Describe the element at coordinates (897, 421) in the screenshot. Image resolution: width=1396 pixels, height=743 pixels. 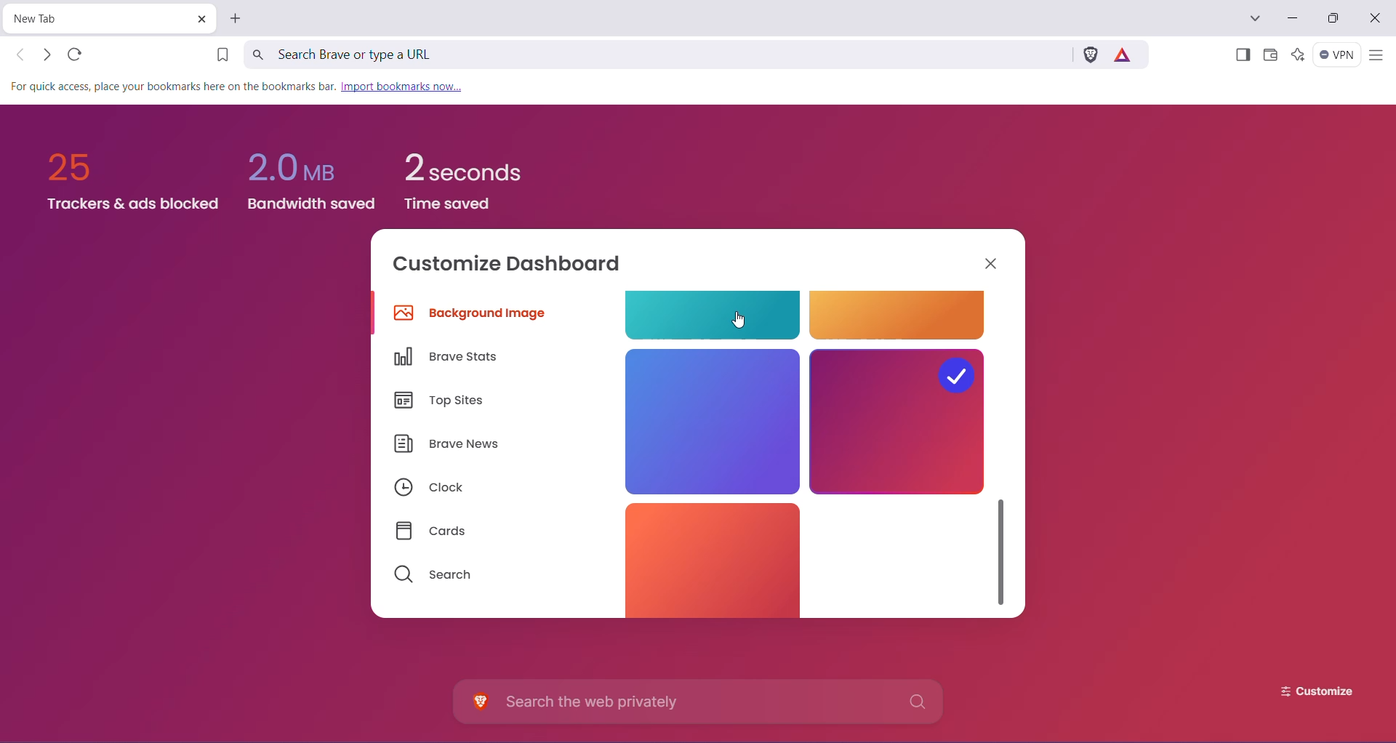
I see `color 2 #aa295f` at that location.